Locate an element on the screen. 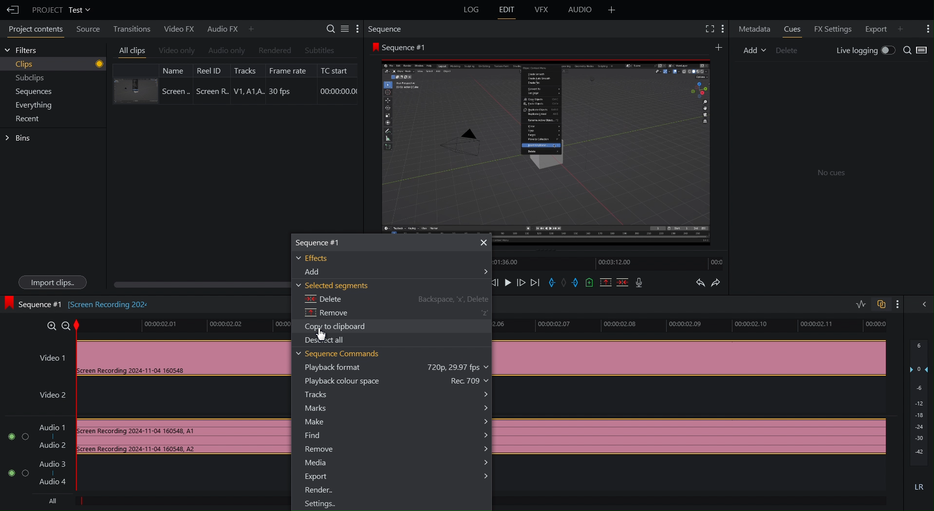  More is located at coordinates (717, 47).